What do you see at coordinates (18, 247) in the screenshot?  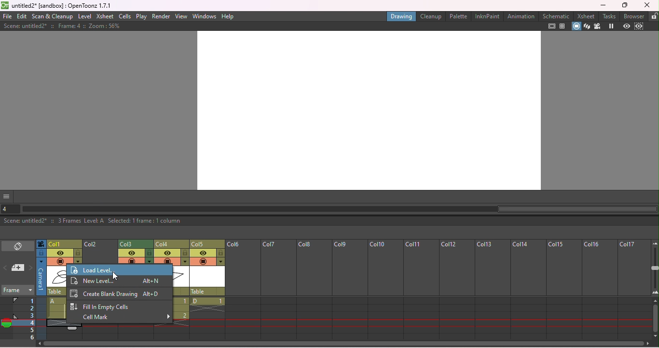 I see `Toggle Xsheet/Timeline` at bounding box center [18, 247].